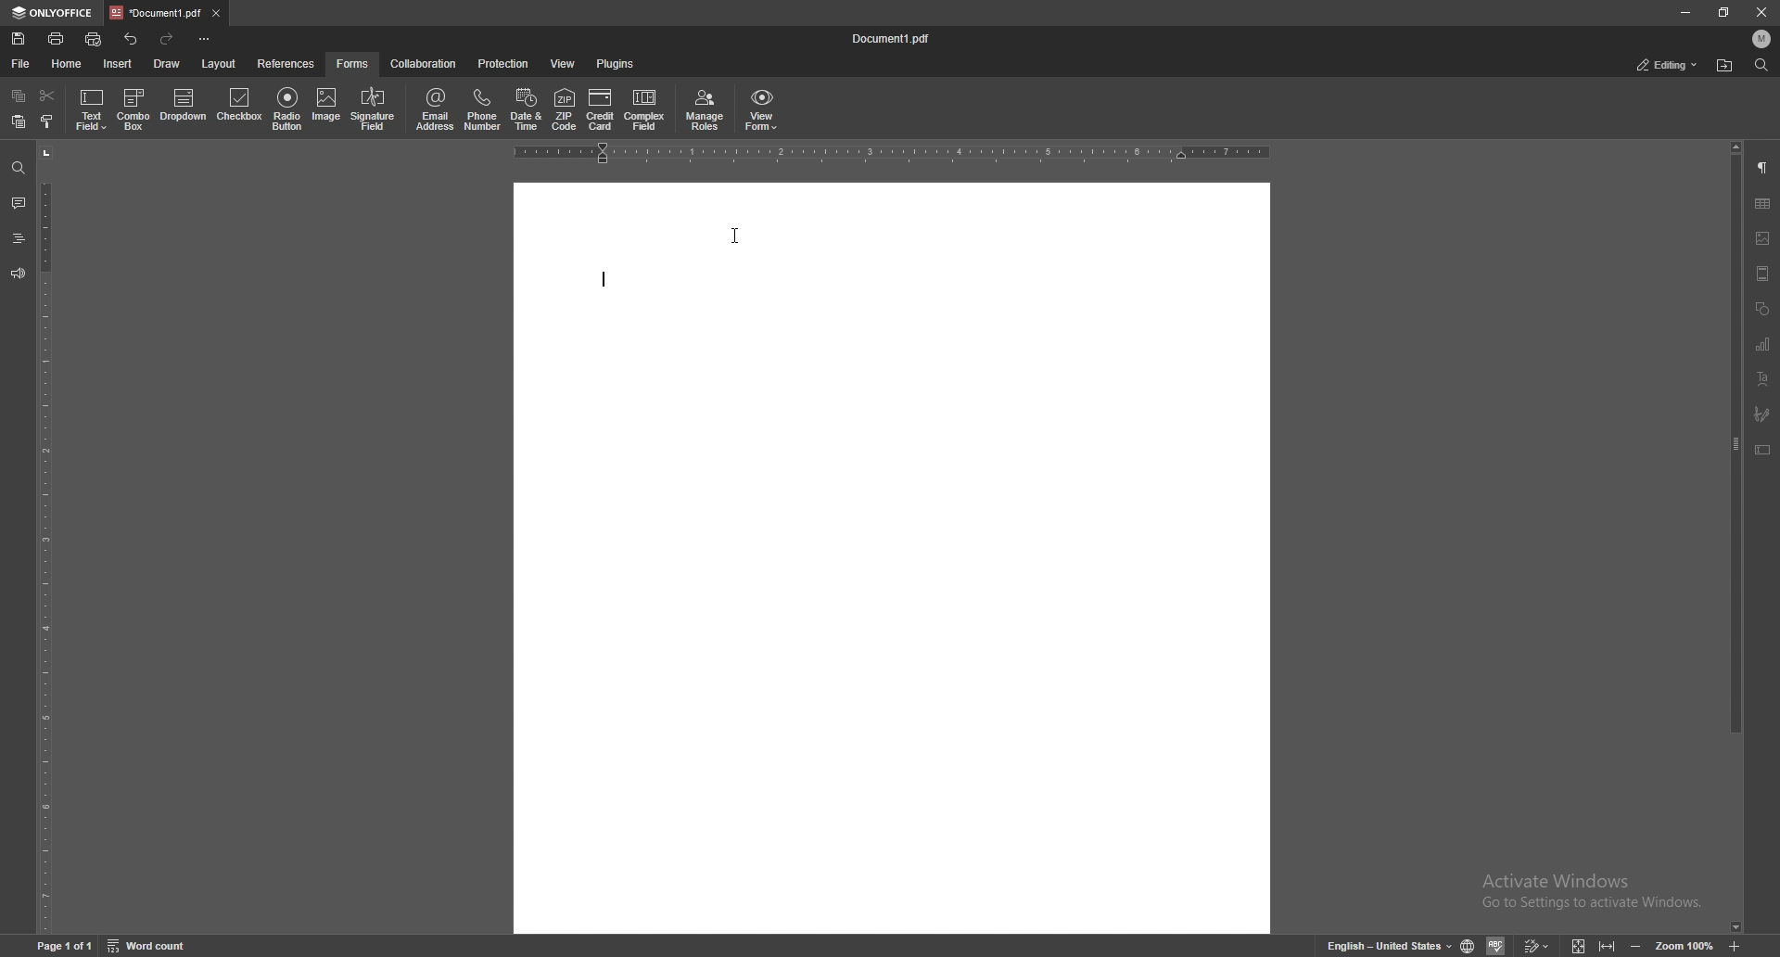 The height and width of the screenshot is (957, 1780). What do you see at coordinates (1498, 943) in the screenshot?
I see `spell check` at bounding box center [1498, 943].